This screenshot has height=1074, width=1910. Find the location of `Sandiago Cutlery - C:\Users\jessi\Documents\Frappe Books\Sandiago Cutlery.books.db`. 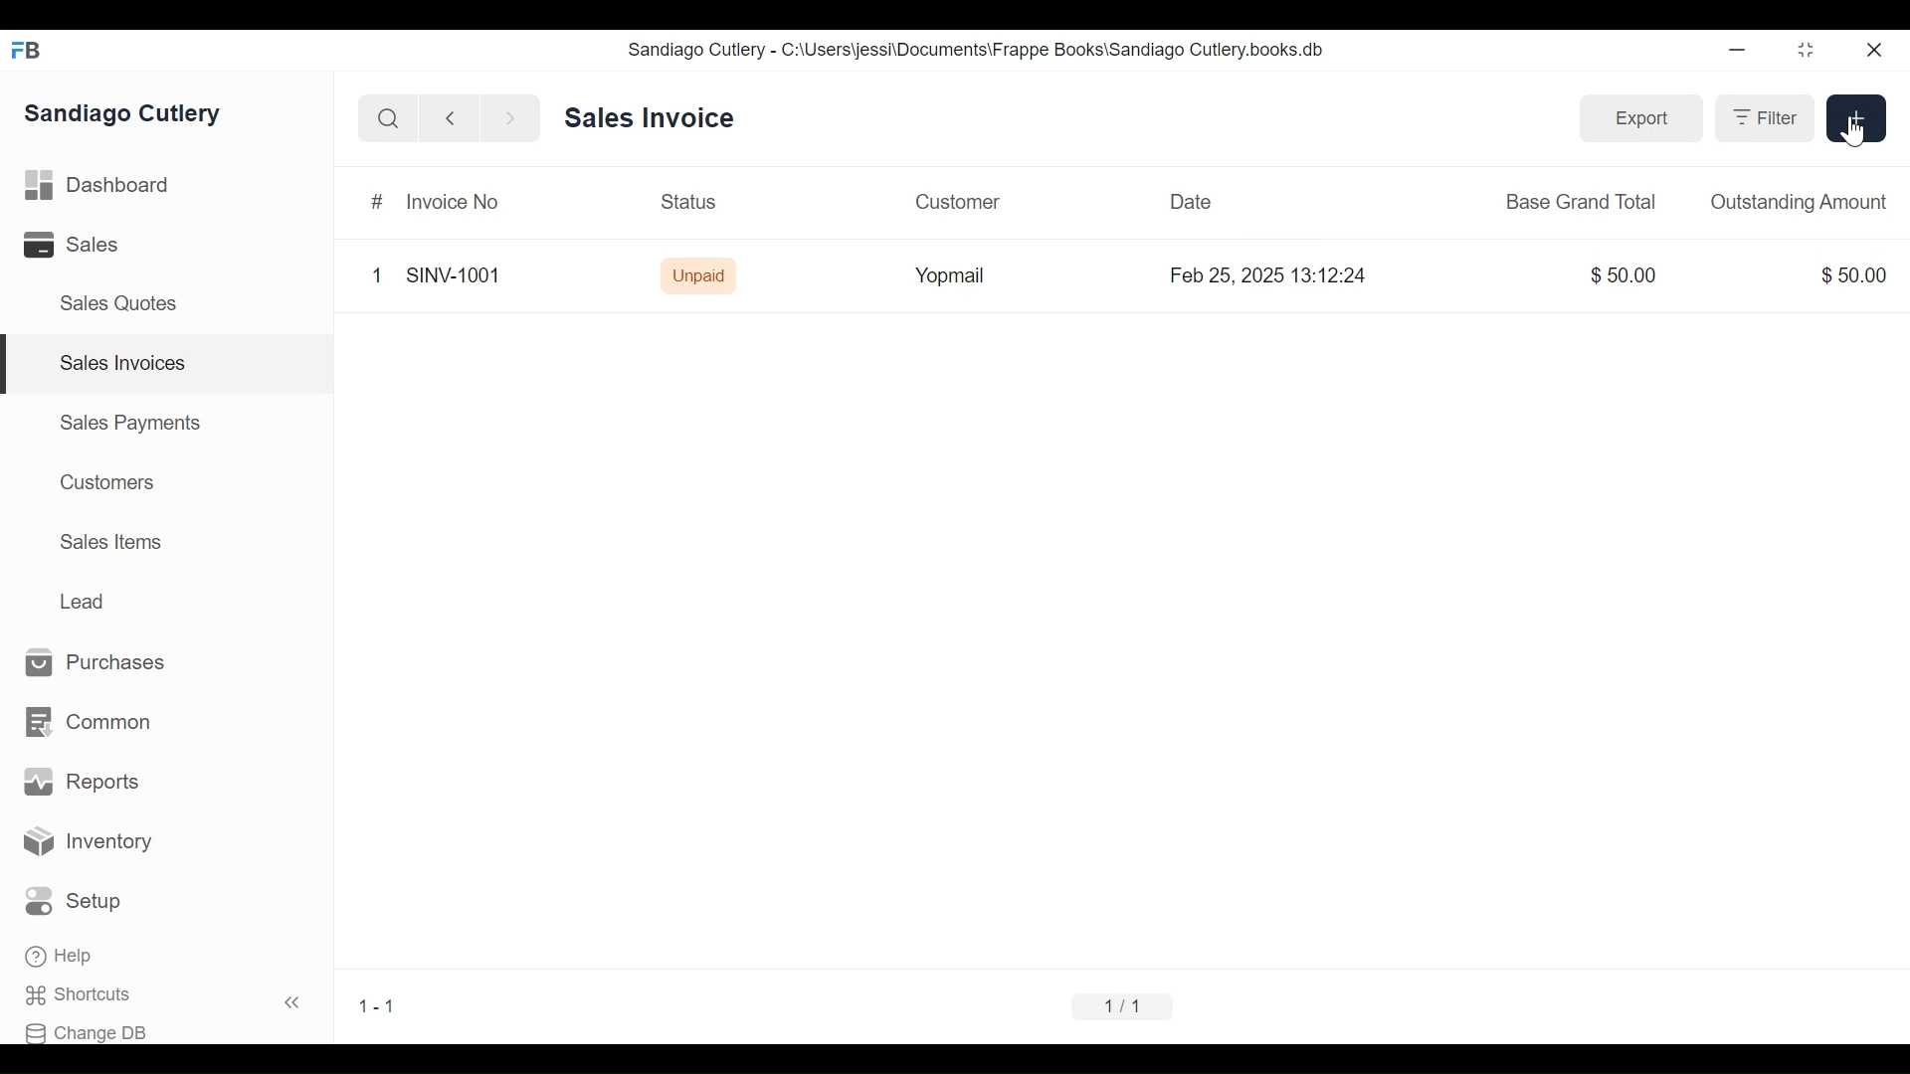

Sandiago Cutlery - C:\Users\jessi\Documents\Frappe Books\Sandiago Cutlery.books.db is located at coordinates (974, 49).